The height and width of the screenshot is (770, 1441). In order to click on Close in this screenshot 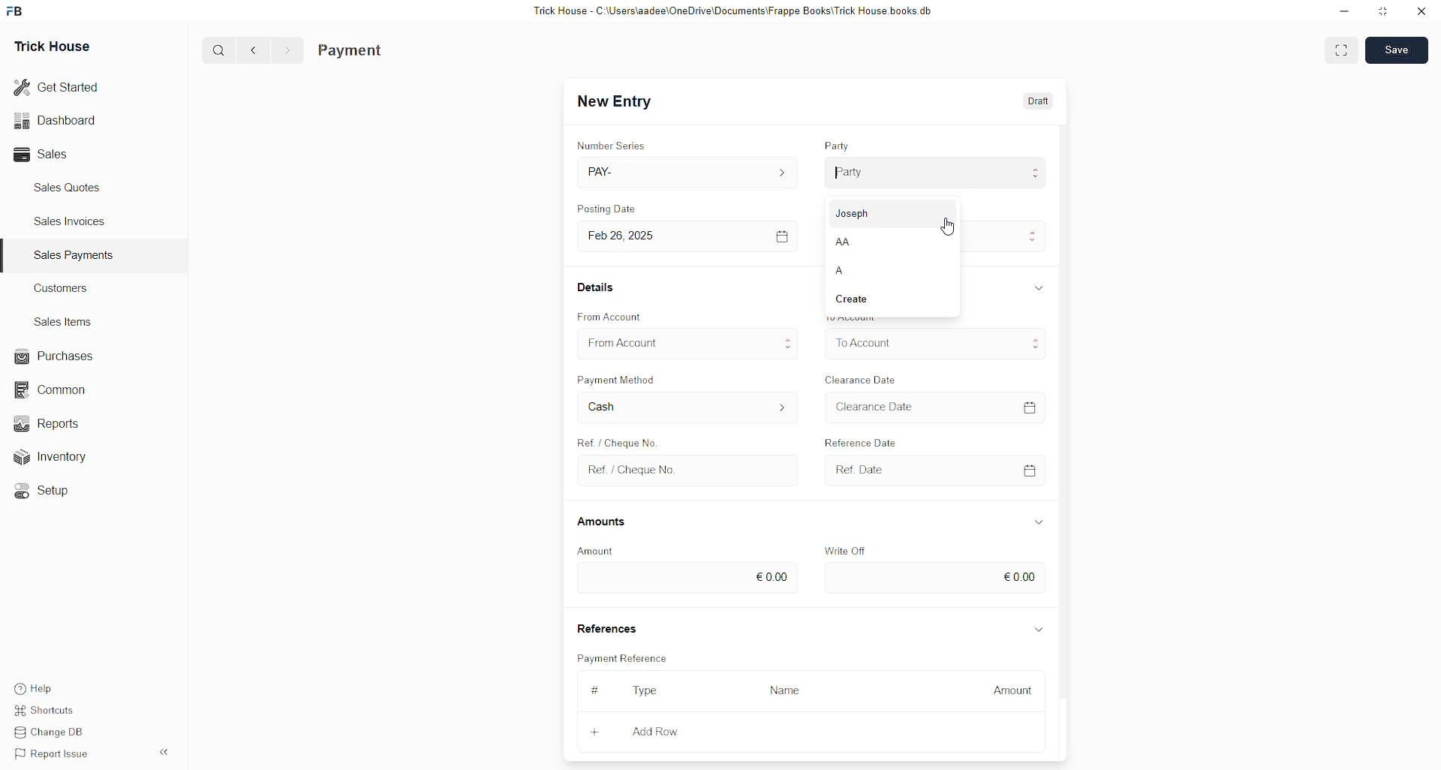, I will do `click(1421, 12)`.